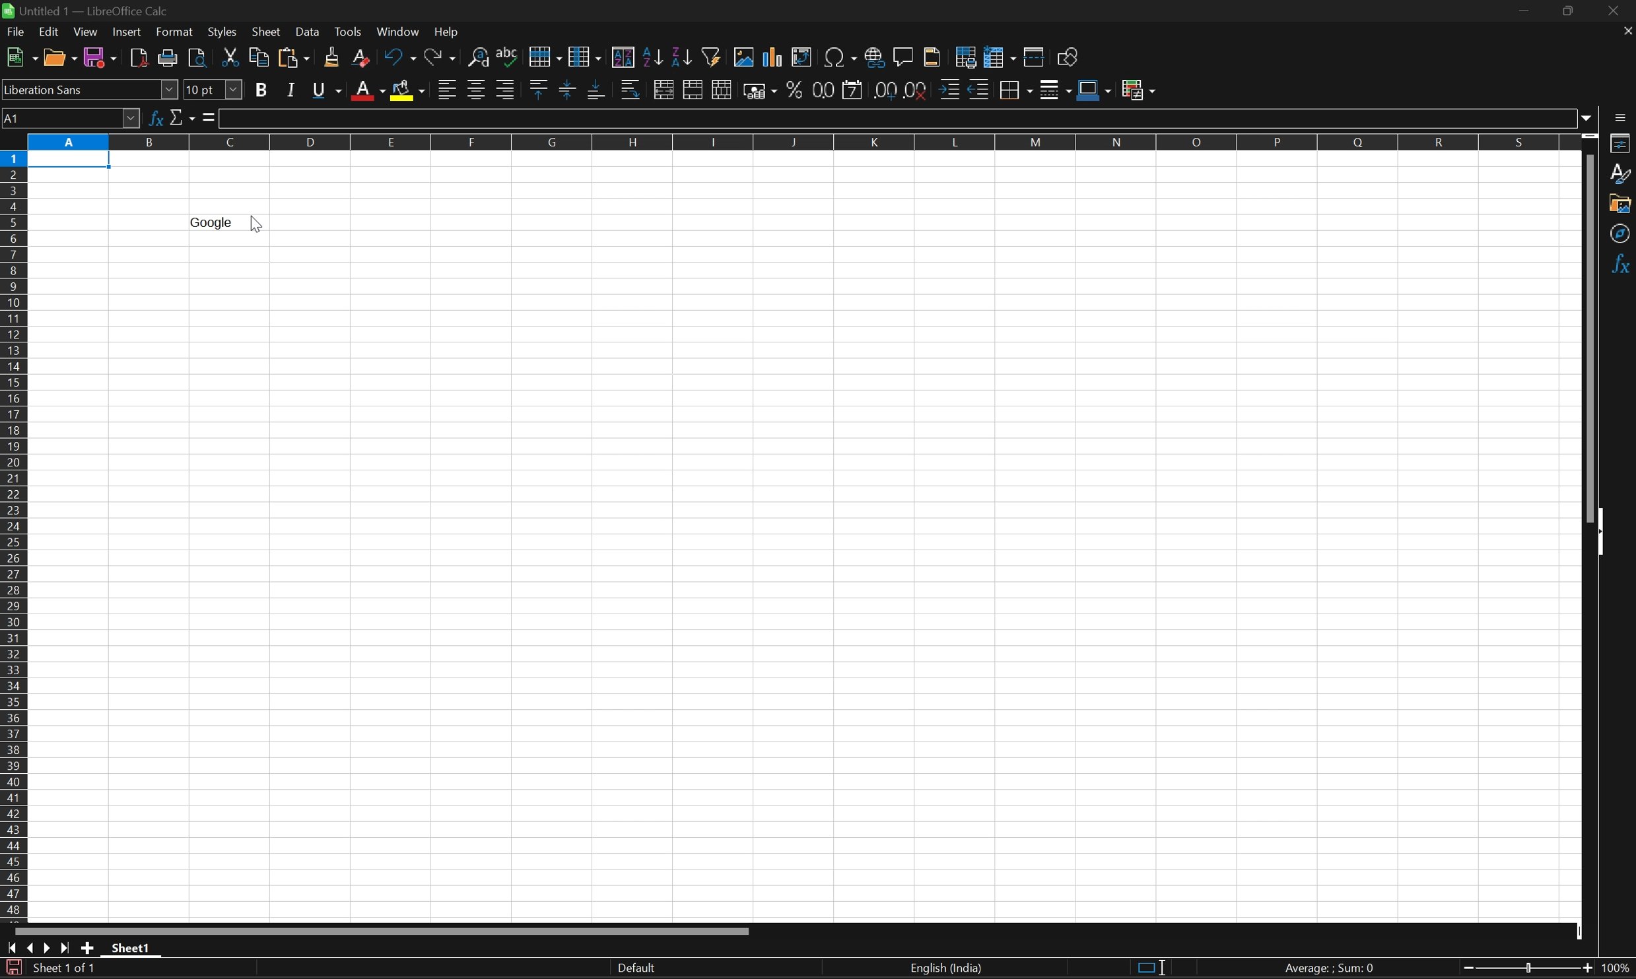  I want to click on Close, so click(1618, 11).